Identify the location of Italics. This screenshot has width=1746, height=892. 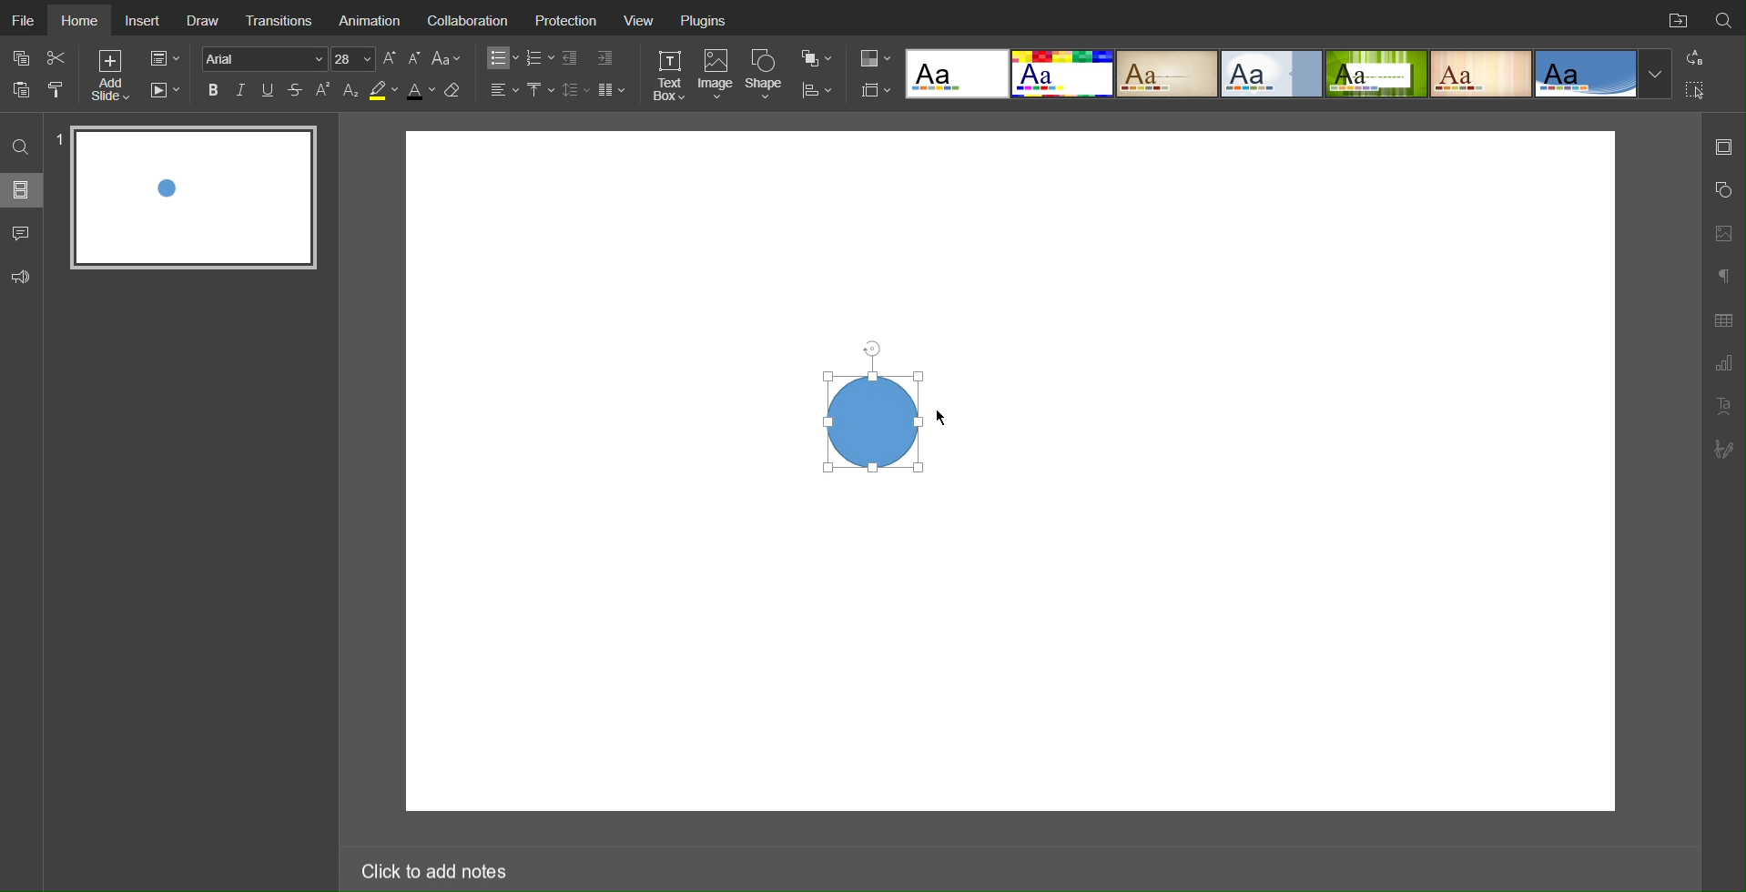
(241, 90).